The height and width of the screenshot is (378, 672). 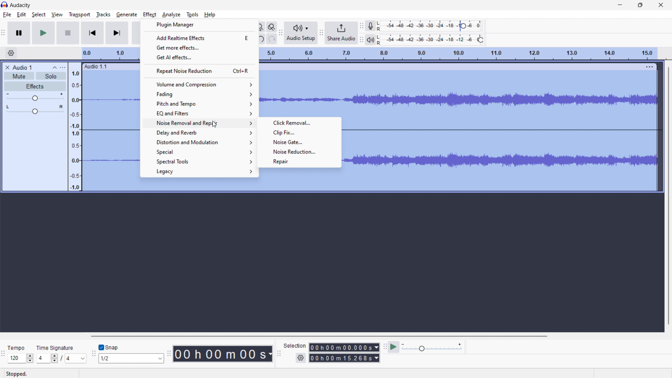 I want to click on , so click(x=299, y=152).